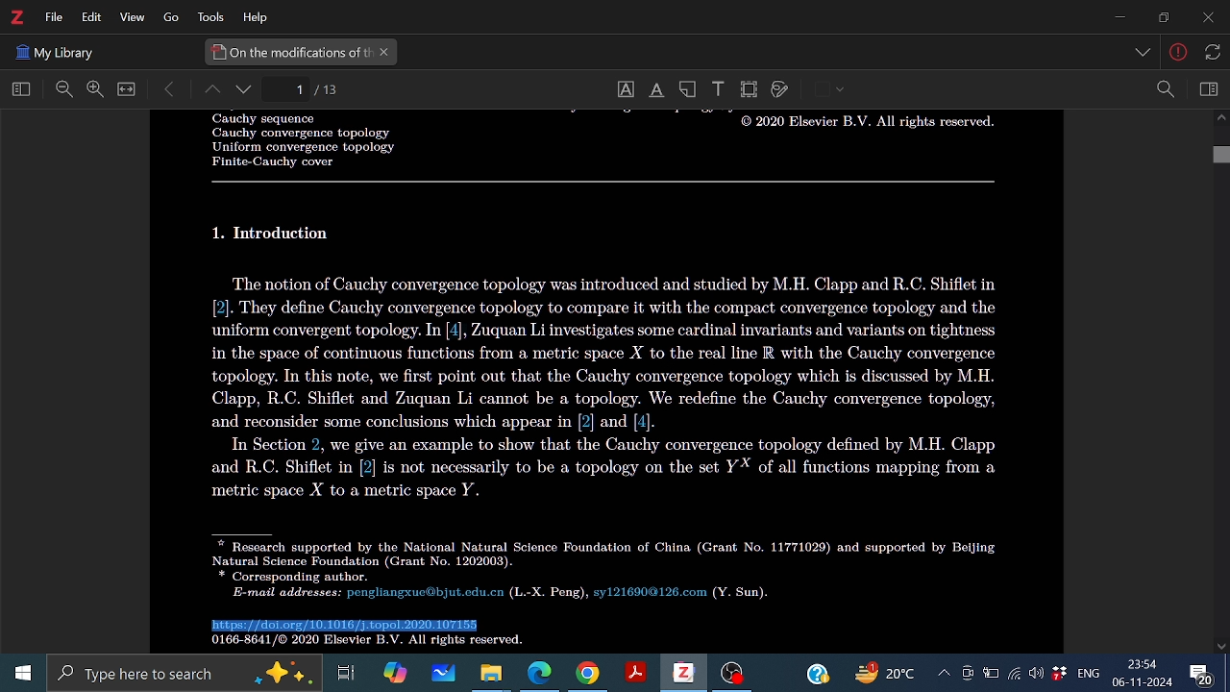  Describe the element at coordinates (170, 89) in the screenshot. I see `Move back` at that location.